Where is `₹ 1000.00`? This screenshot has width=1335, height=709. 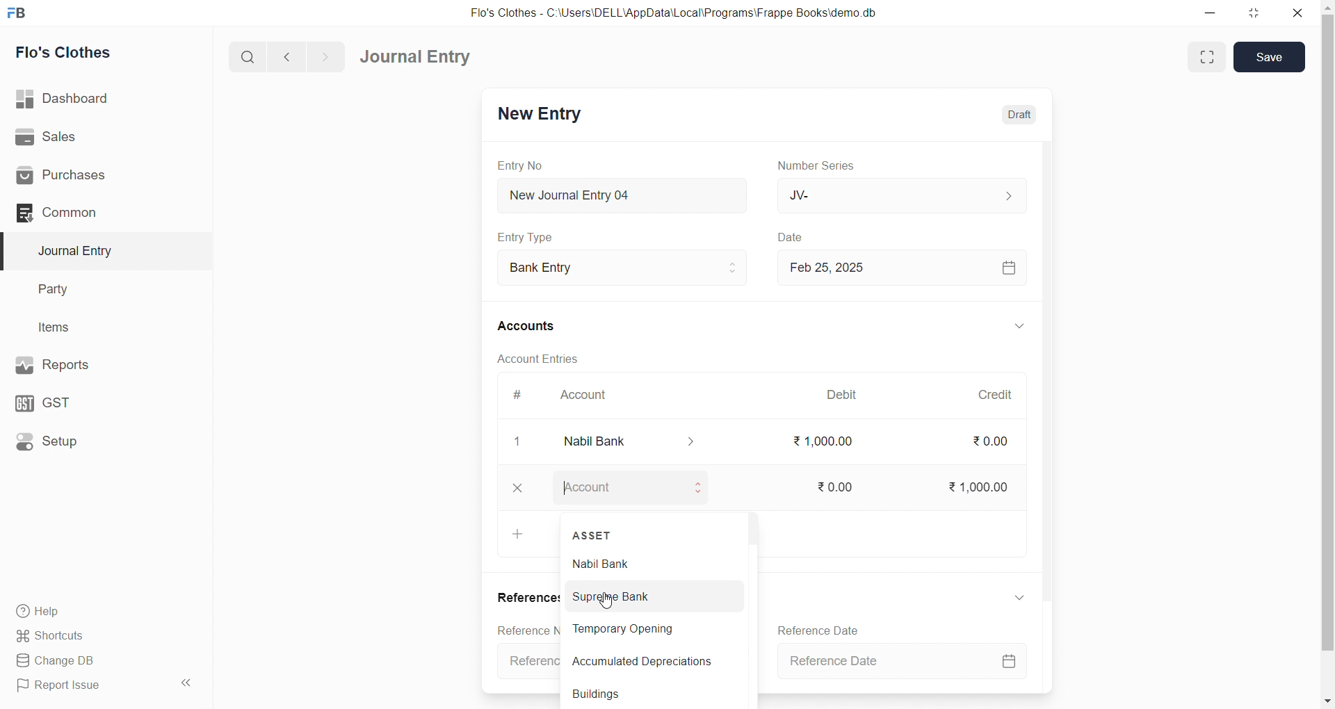 ₹ 1000.00 is located at coordinates (826, 441).